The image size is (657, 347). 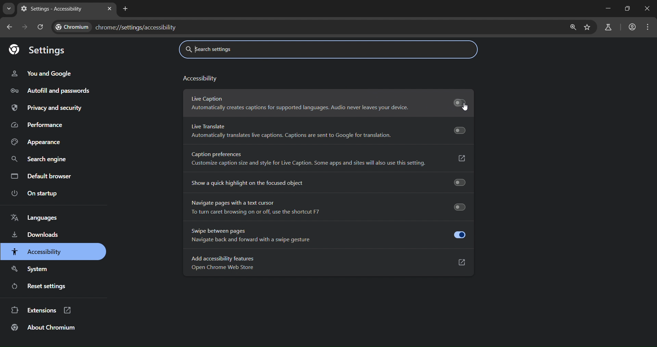 I want to click on Add accessibility features
Open Chrome Web Store, so click(x=326, y=262).